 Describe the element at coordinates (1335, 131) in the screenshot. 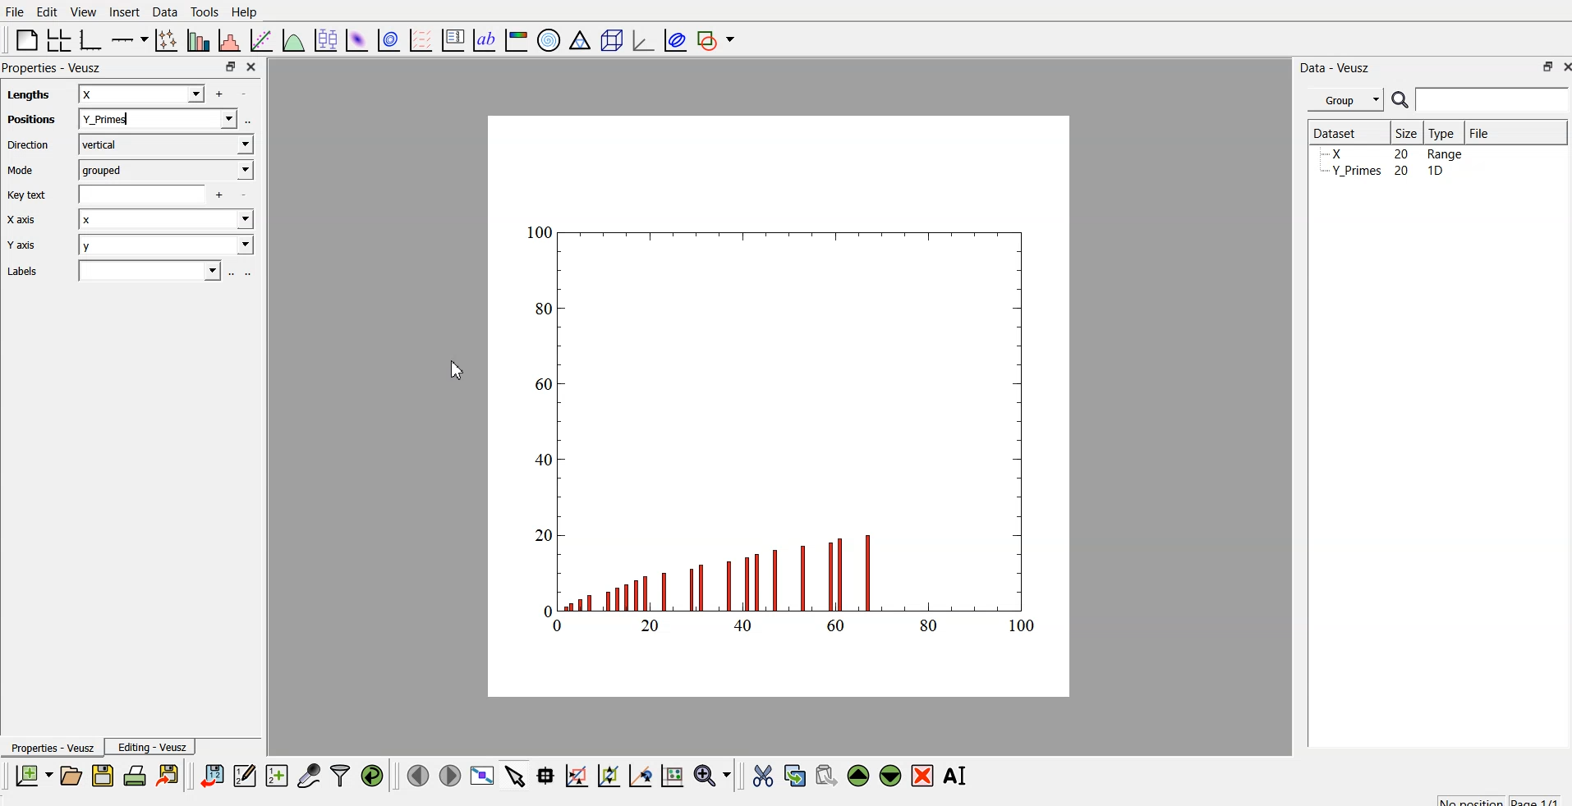

I see `| Dataset` at that location.